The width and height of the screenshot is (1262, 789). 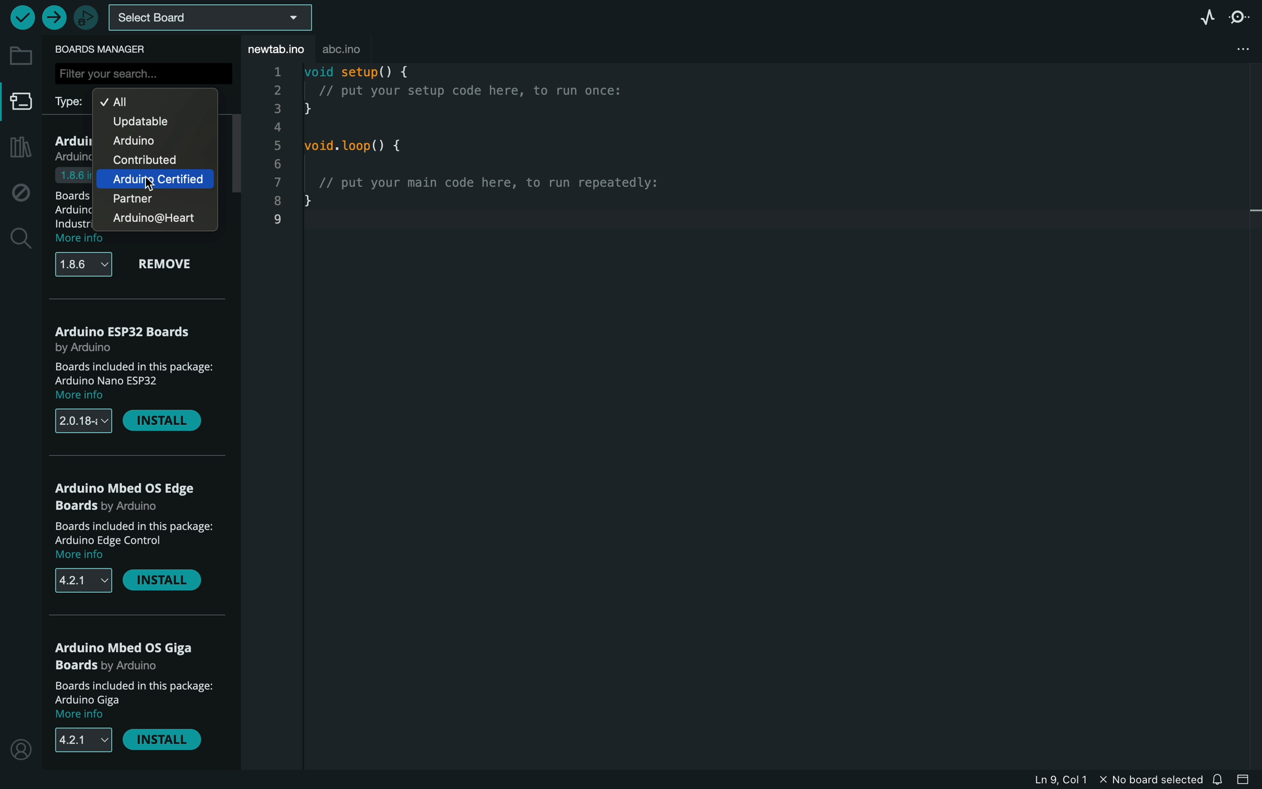 What do you see at coordinates (88, 264) in the screenshot?
I see `versions` at bounding box center [88, 264].